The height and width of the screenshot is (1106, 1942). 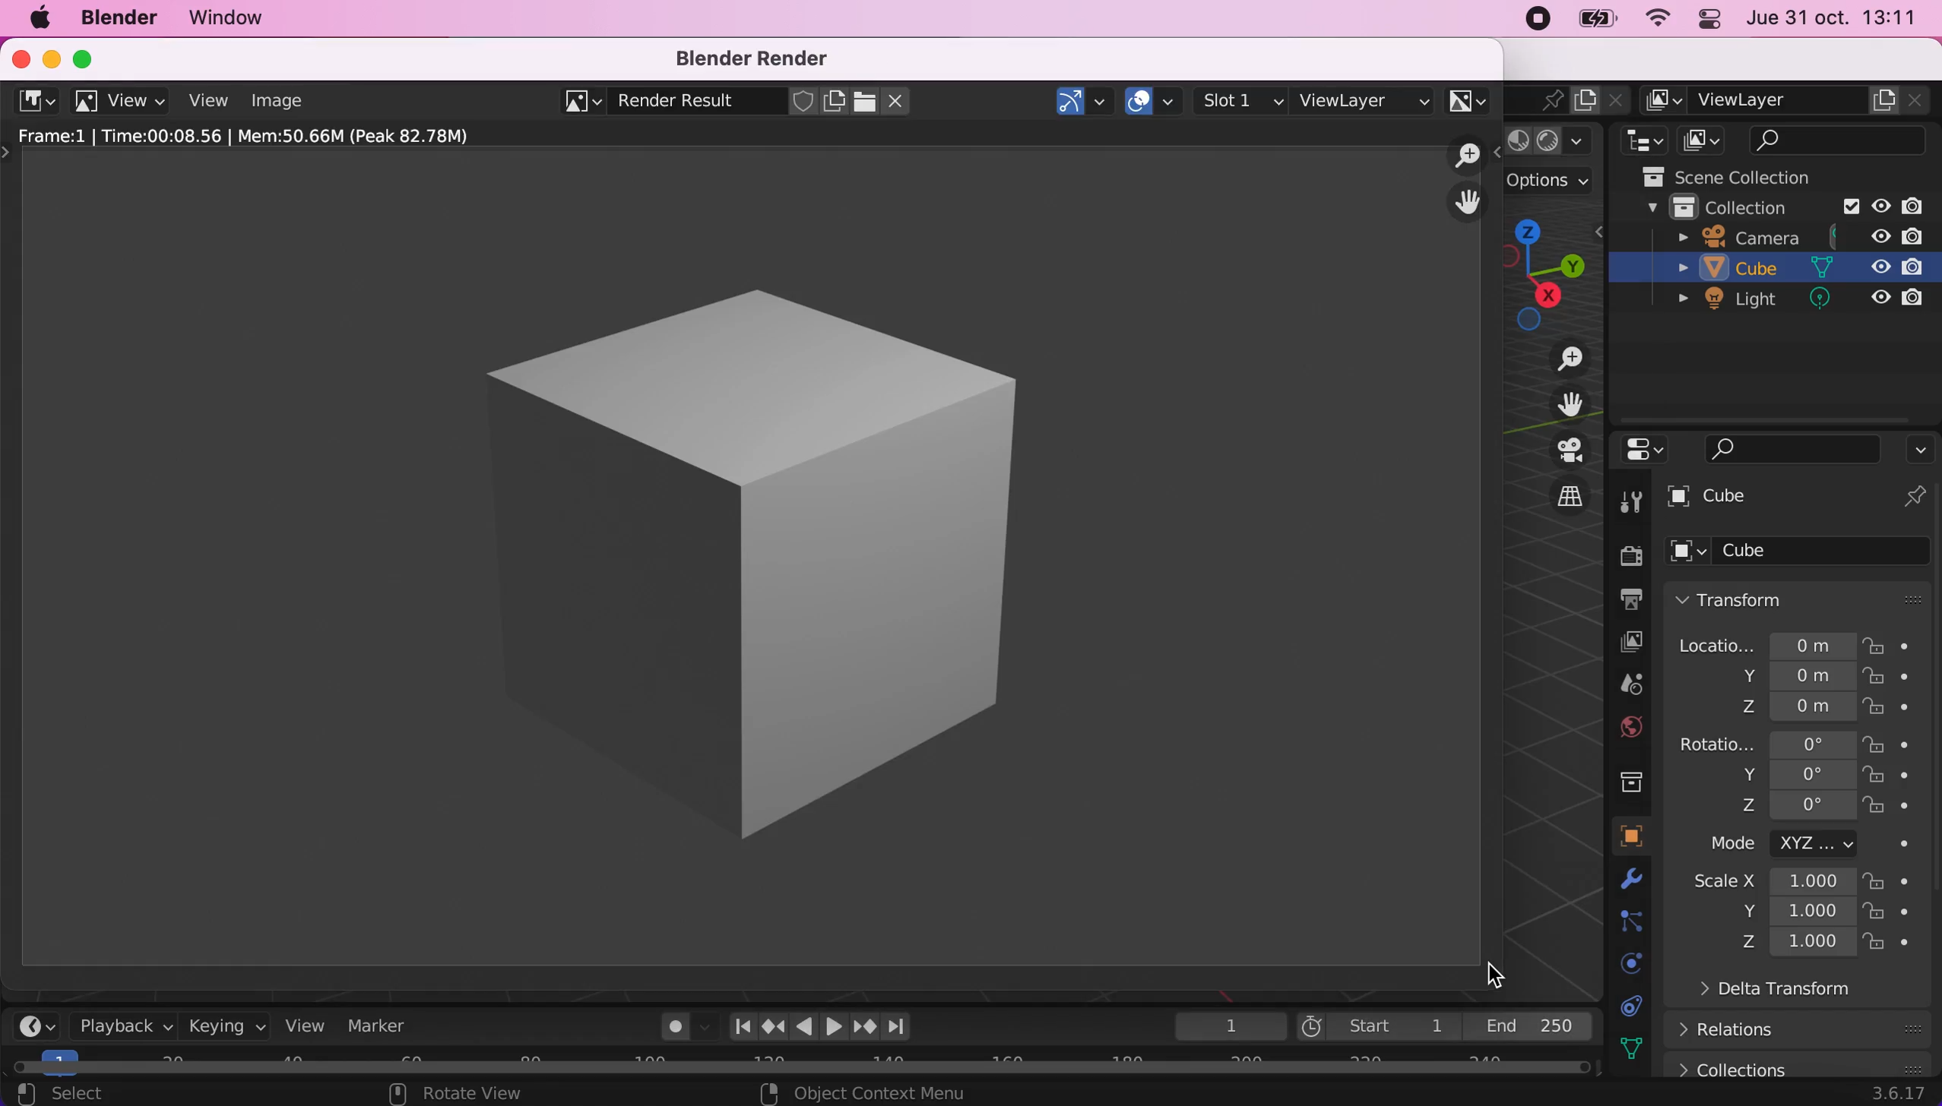 I want to click on render result, so click(x=676, y=104).